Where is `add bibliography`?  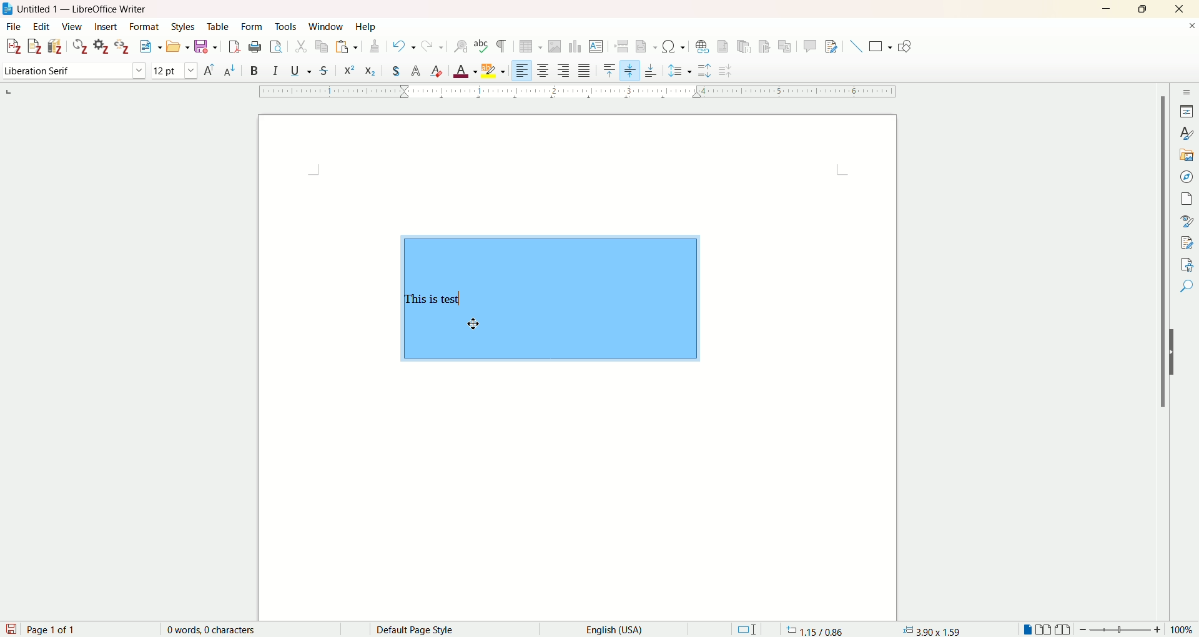
add bibliography is located at coordinates (56, 47).